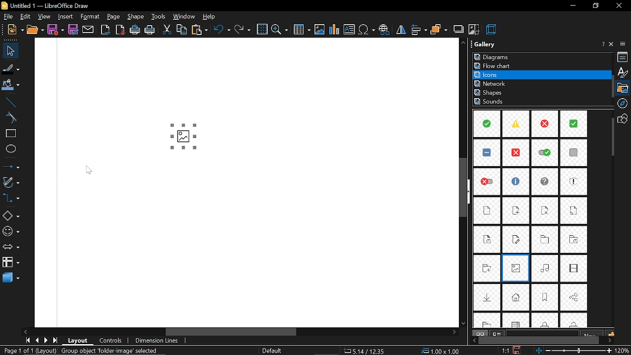 Image resolution: width=631 pixels, height=355 pixels. What do you see at coordinates (199, 30) in the screenshot?
I see `paste` at bounding box center [199, 30].